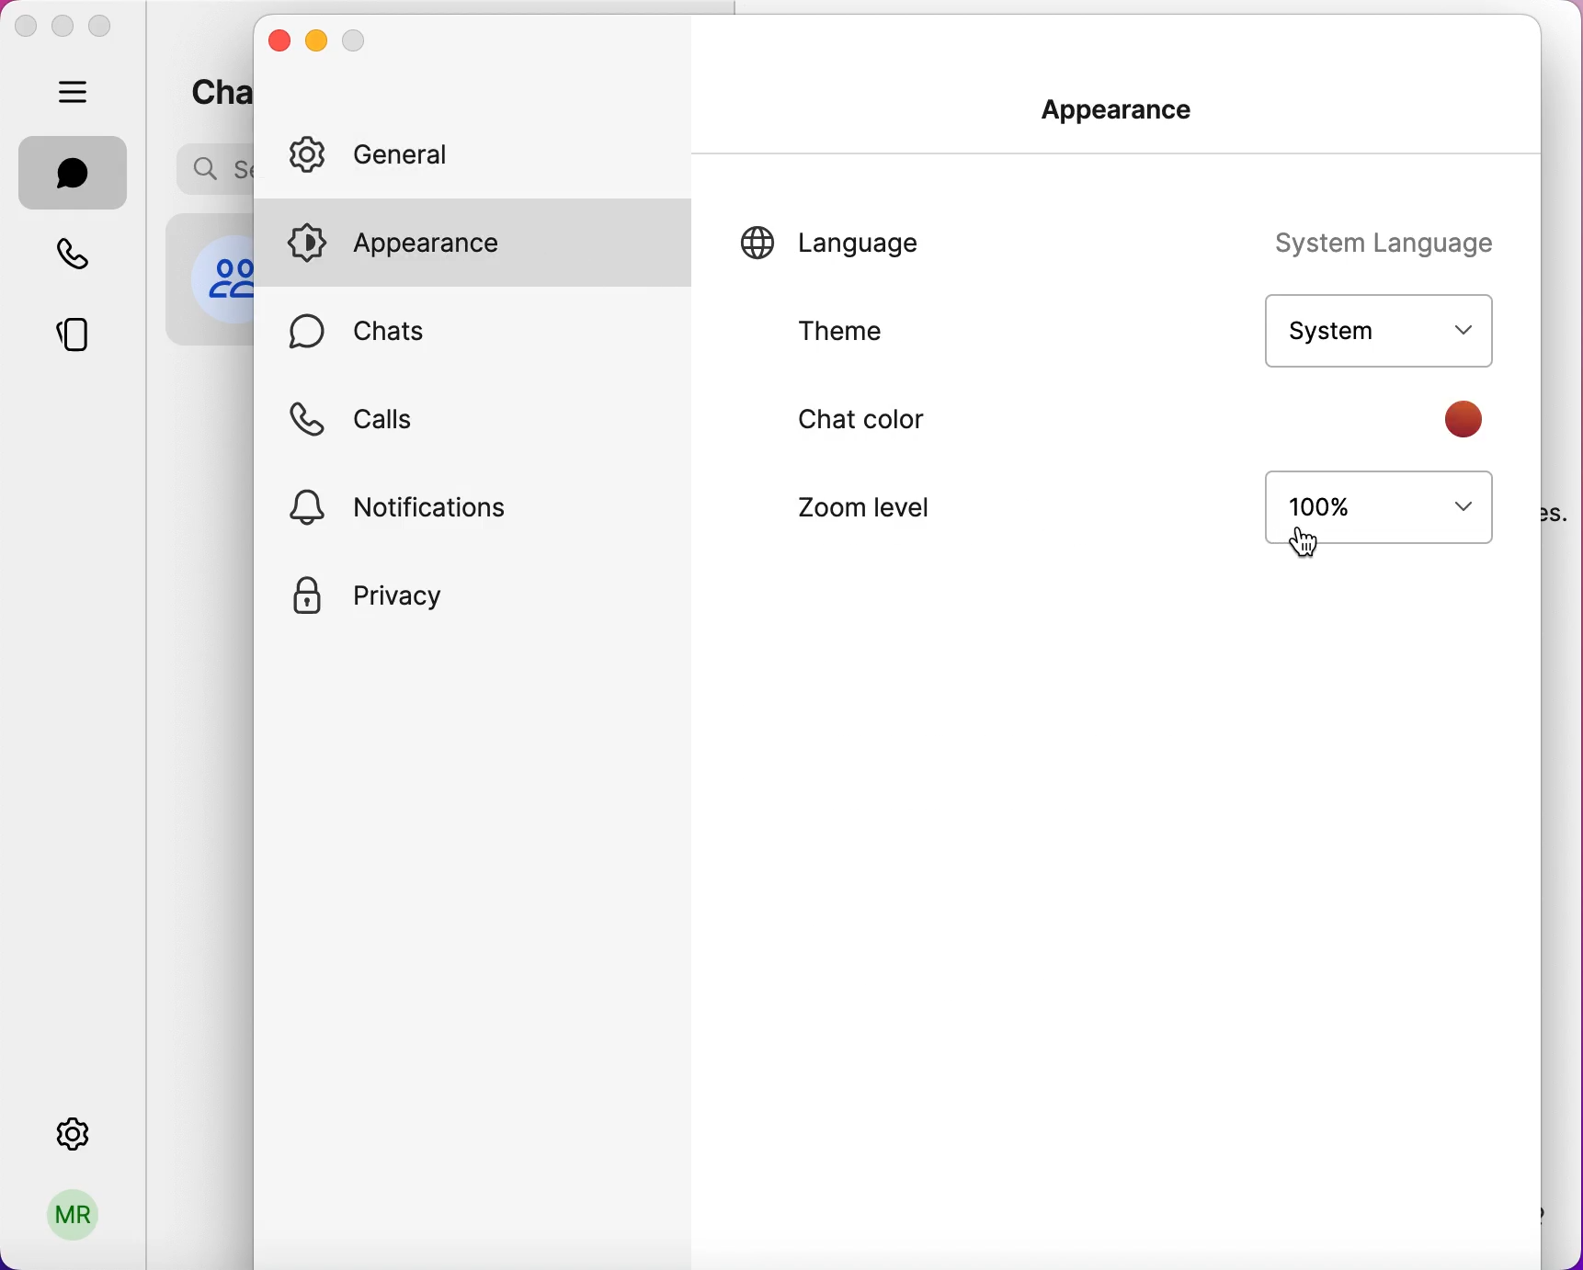 The height and width of the screenshot is (1270, 1583). I want to click on chats, so click(69, 169).